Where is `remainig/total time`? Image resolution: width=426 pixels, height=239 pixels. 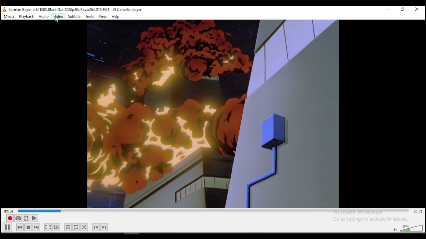
remainig/total time is located at coordinates (417, 212).